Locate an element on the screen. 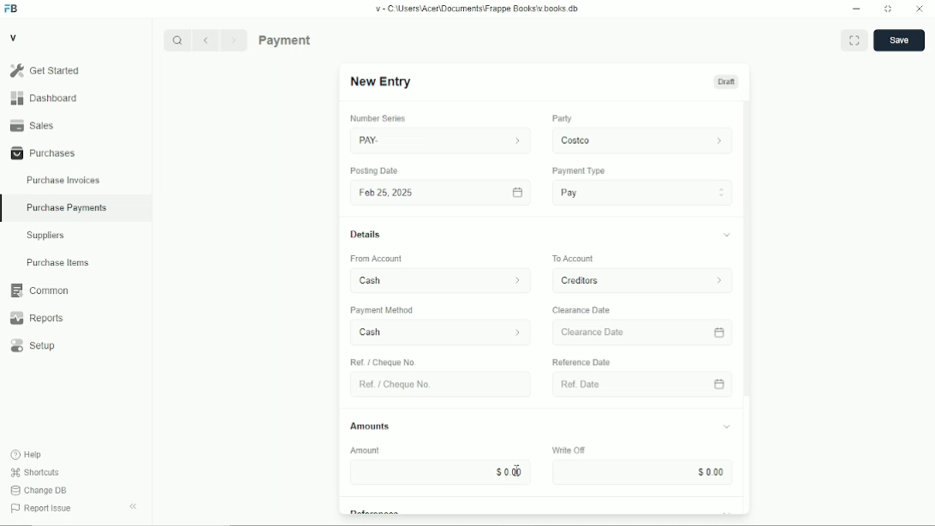 The width and height of the screenshot is (935, 526). cursor is located at coordinates (516, 471).